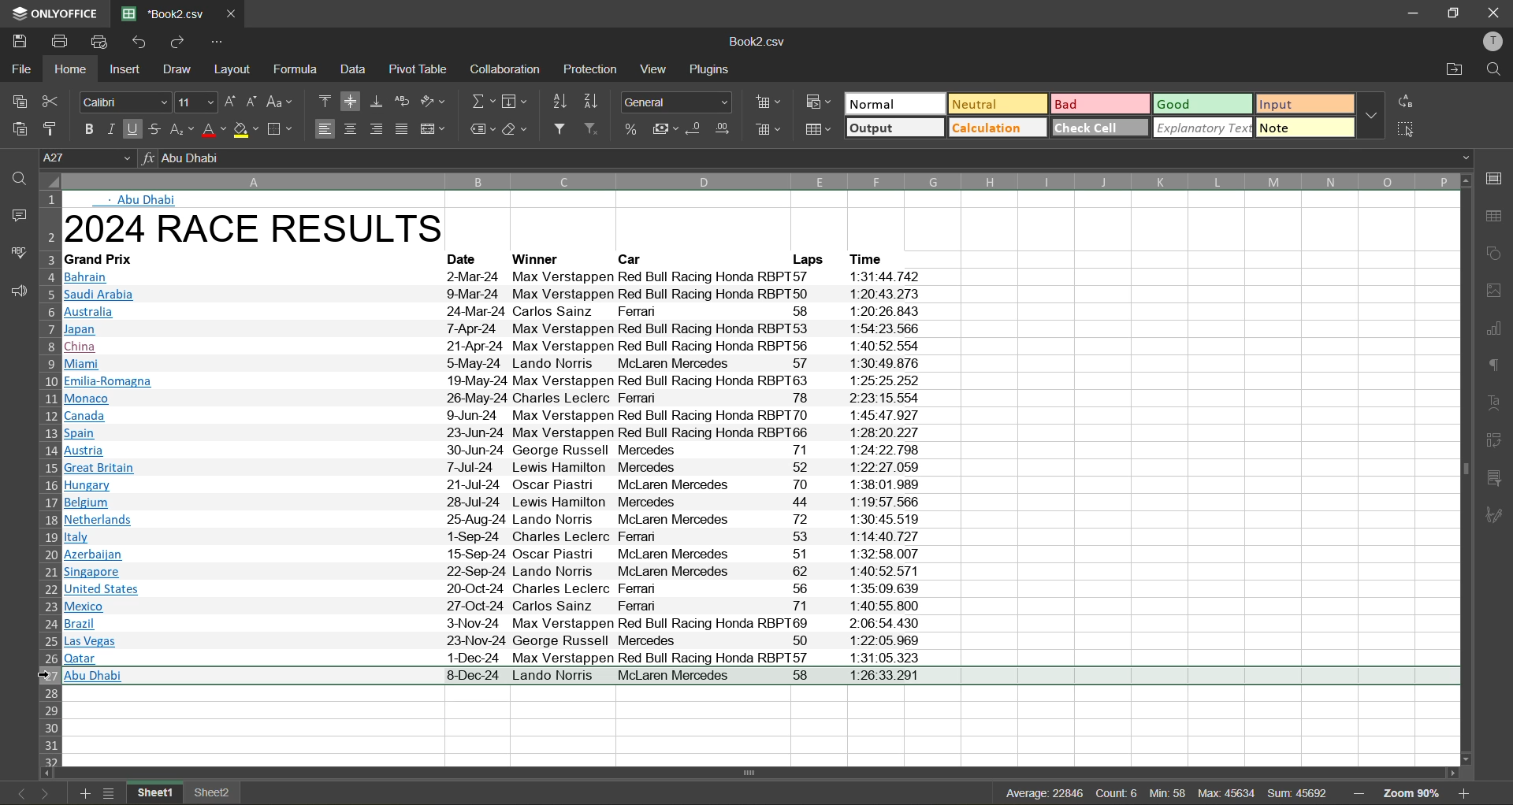  Describe the element at coordinates (13, 176) in the screenshot. I see `open` at that location.